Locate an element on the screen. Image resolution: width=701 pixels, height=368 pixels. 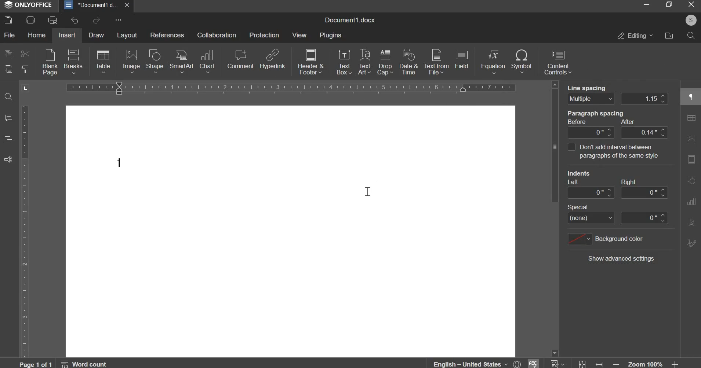
layout is located at coordinates (127, 35).